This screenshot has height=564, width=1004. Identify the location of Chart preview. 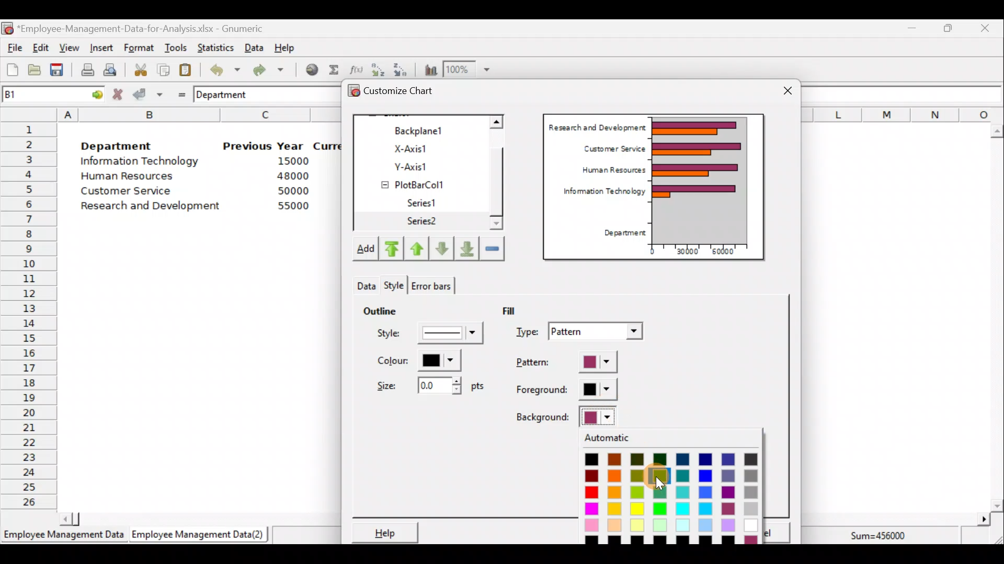
(706, 180).